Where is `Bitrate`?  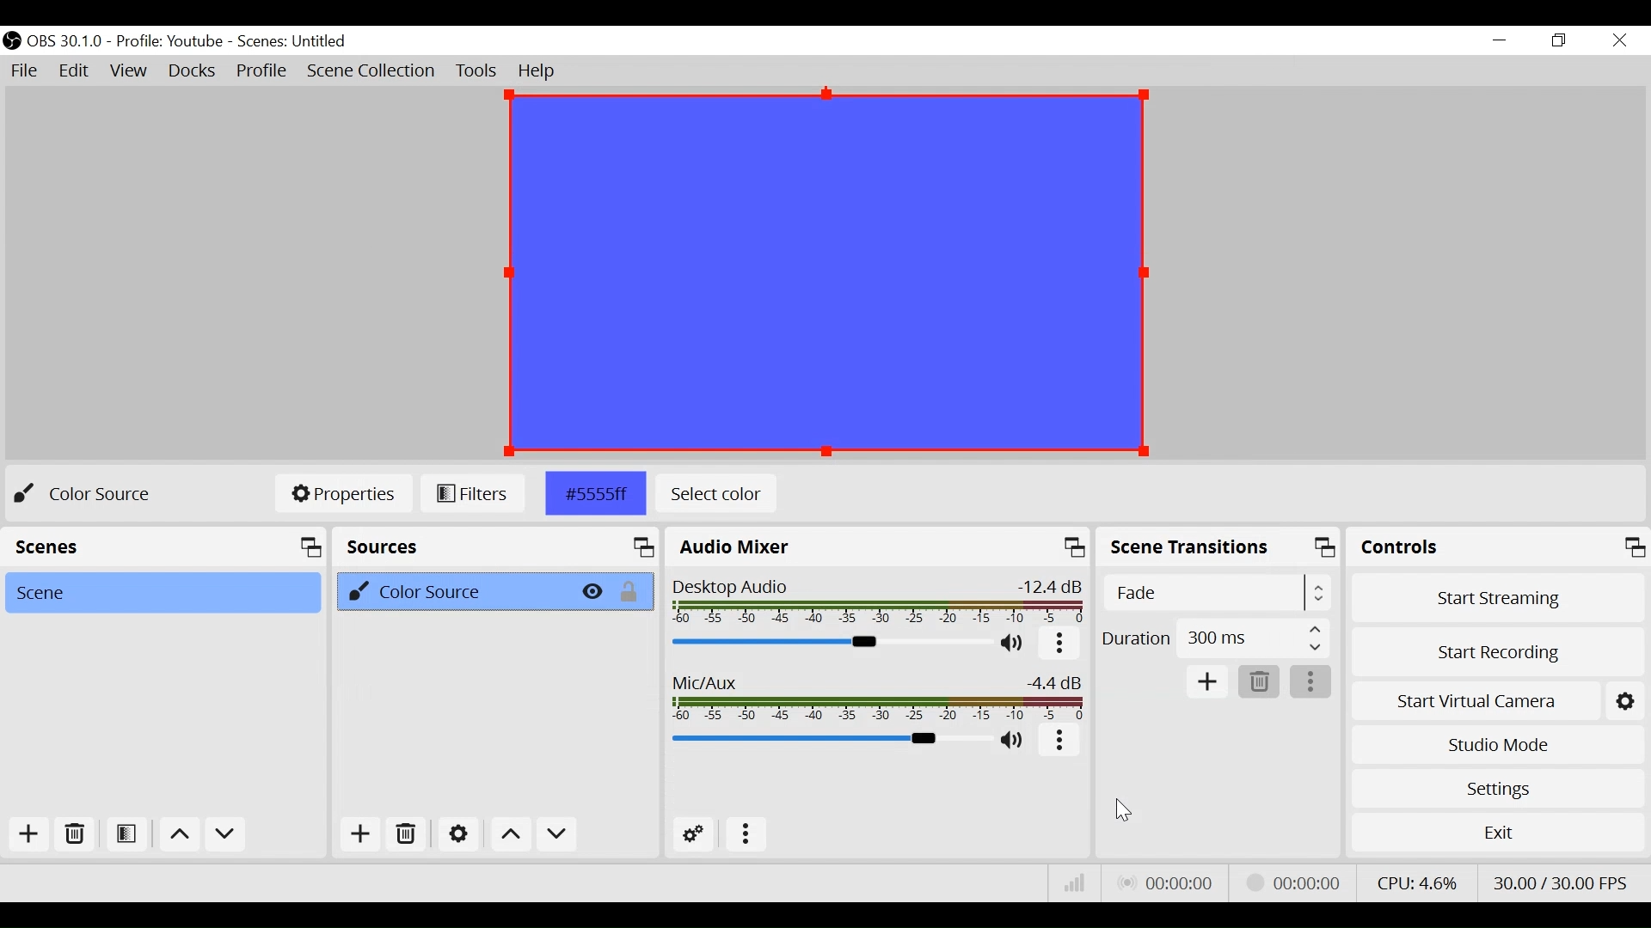
Bitrate is located at coordinates (1071, 883).